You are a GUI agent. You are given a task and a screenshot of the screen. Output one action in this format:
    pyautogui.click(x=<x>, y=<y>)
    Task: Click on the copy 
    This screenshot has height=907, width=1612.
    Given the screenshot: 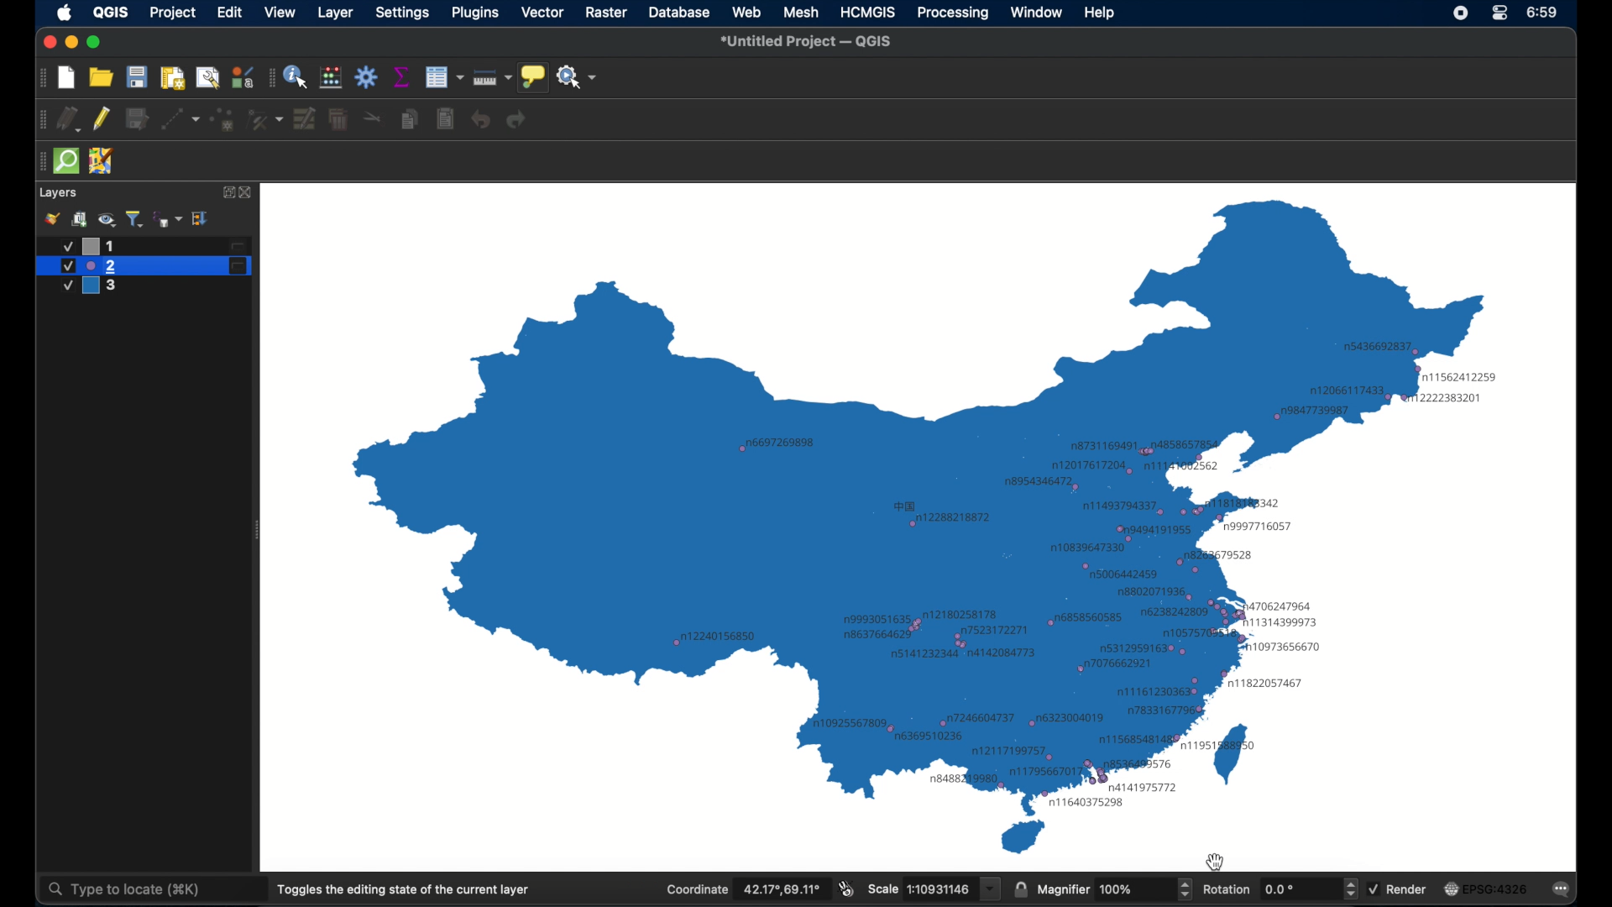 What is the action you would take?
    pyautogui.click(x=411, y=119)
    